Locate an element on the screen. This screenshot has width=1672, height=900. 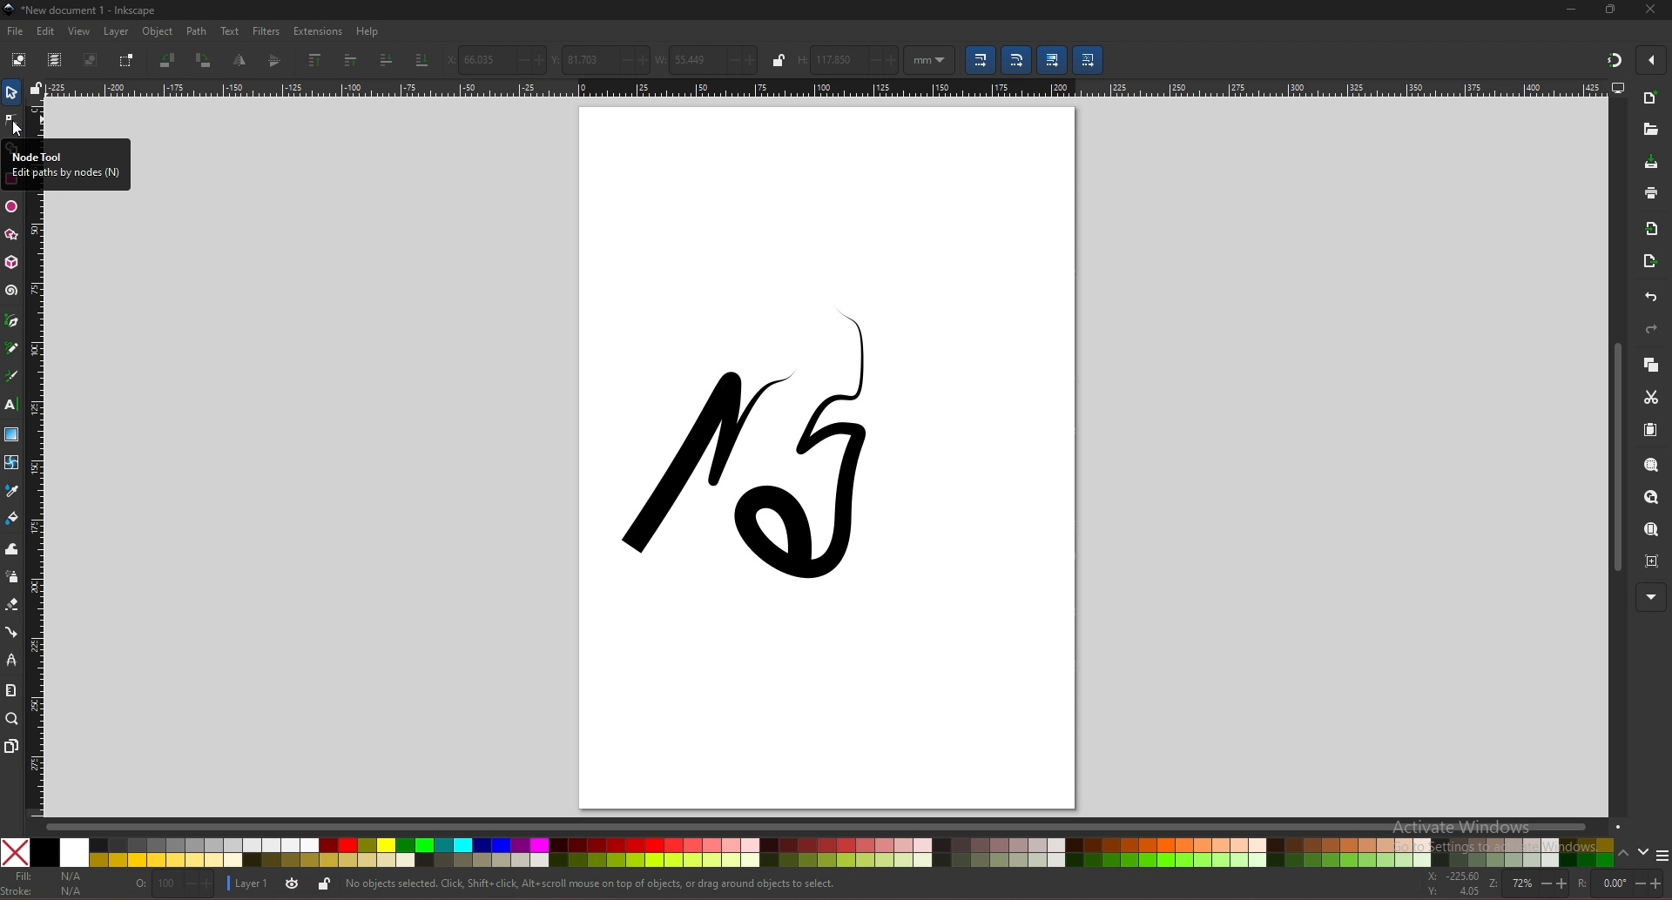
select all objects is located at coordinates (19, 60).